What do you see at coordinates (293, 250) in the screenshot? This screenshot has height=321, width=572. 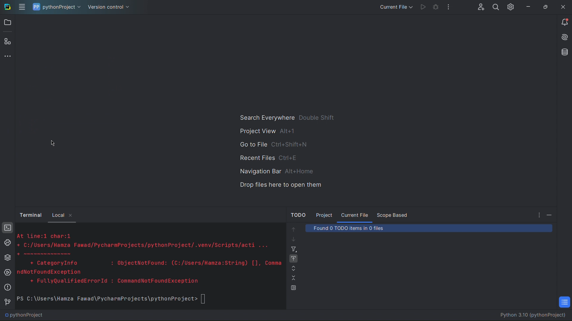 I see `Filter` at bounding box center [293, 250].